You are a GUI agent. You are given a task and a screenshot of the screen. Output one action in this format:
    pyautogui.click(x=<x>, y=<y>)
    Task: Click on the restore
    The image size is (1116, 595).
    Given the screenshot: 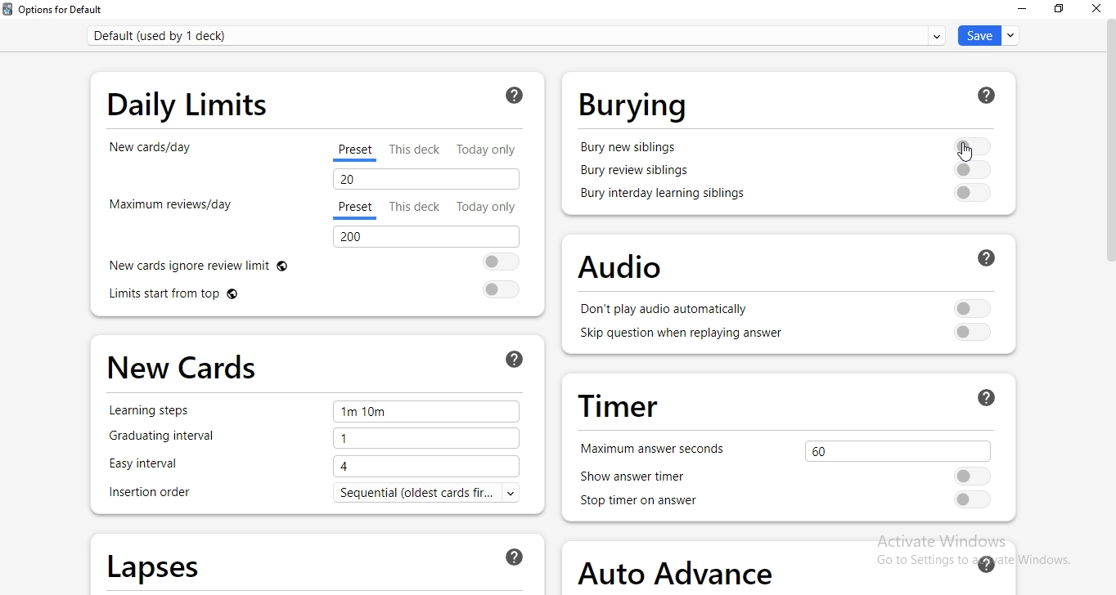 What is the action you would take?
    pyautogui.click(x=1061, y=10)
    